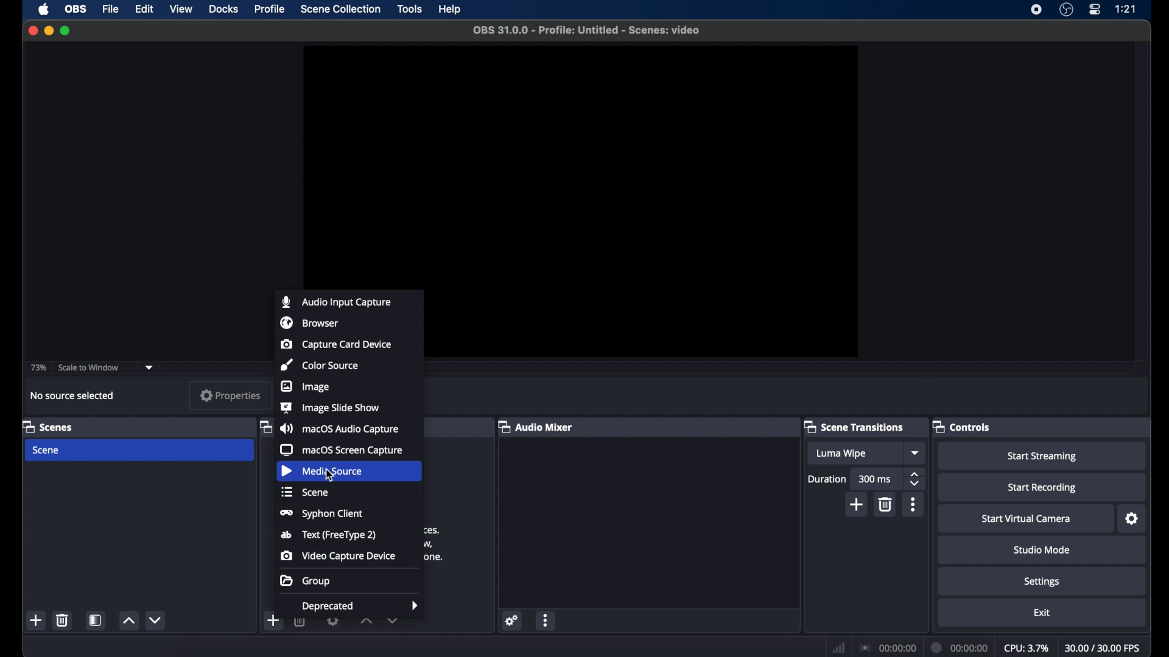  What do you see at coordinates (854, 427) in the screenshot?
I see `scene transitions` at bounding box center [854, 427].